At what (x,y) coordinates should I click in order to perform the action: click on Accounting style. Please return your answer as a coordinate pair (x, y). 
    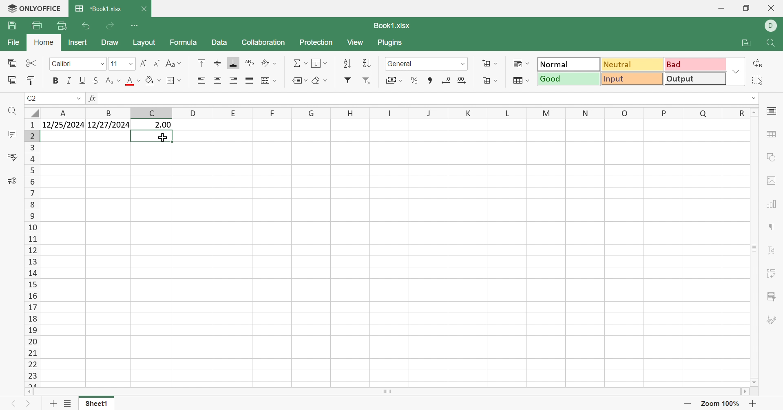
    Looking at the image, I should click on (395, 80).